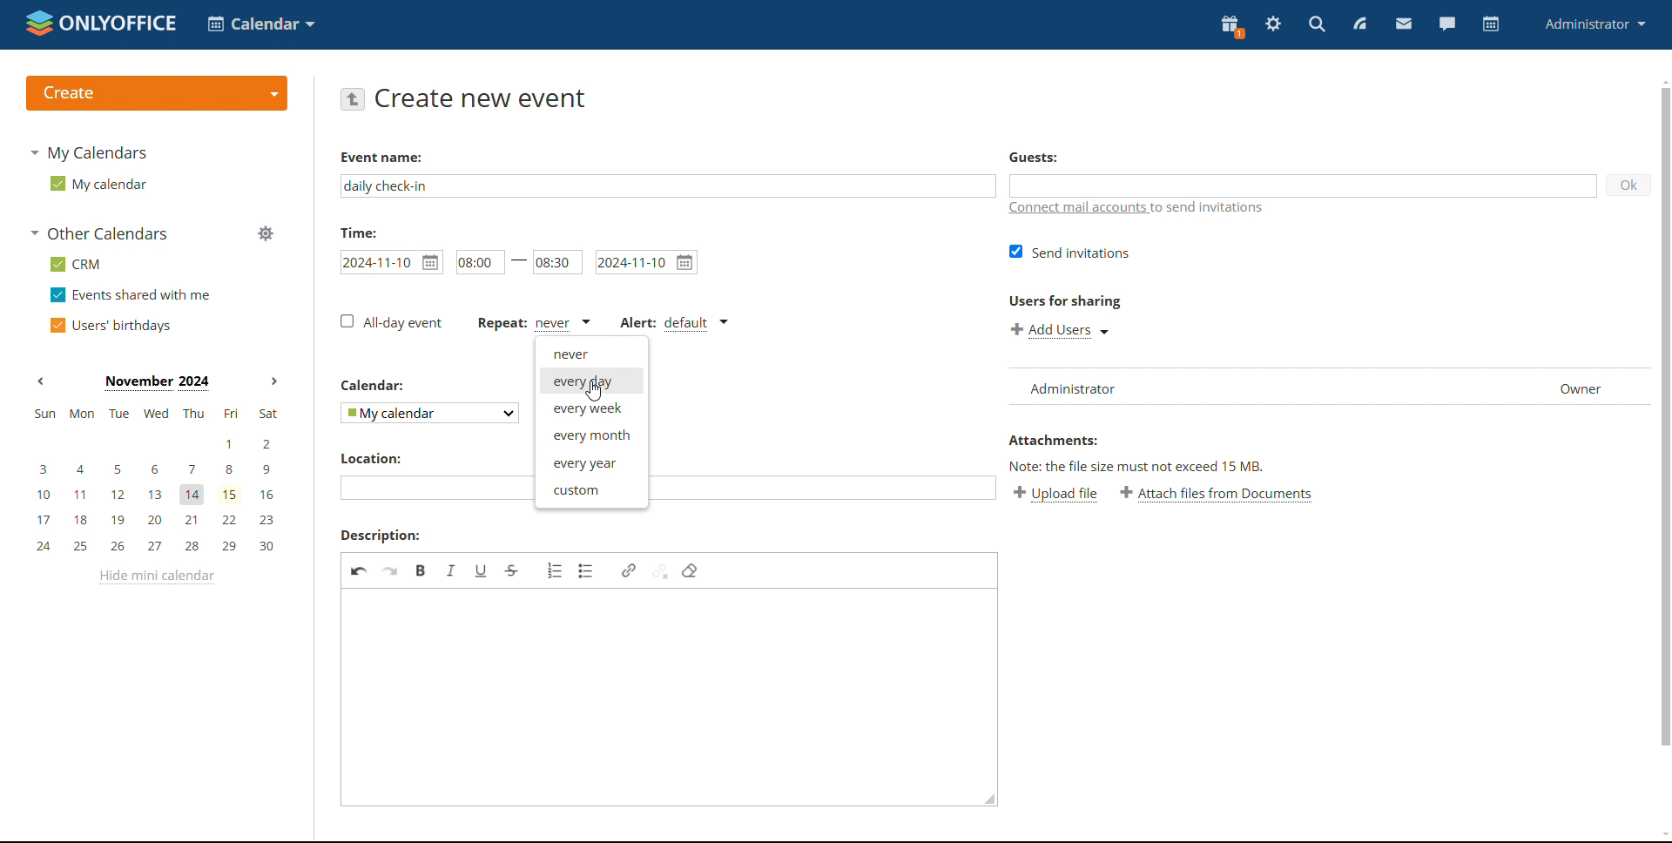 The image size is (1672, 843). What do you see at coordinates (1405, 24) in the screenshot?
I see `mail` at bounding box center [1405, 24].